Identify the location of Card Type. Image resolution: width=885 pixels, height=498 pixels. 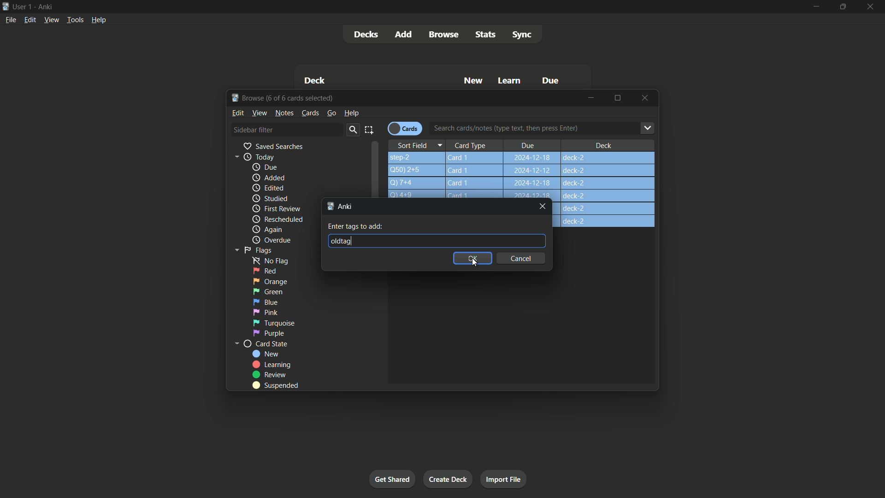
(475, 145).